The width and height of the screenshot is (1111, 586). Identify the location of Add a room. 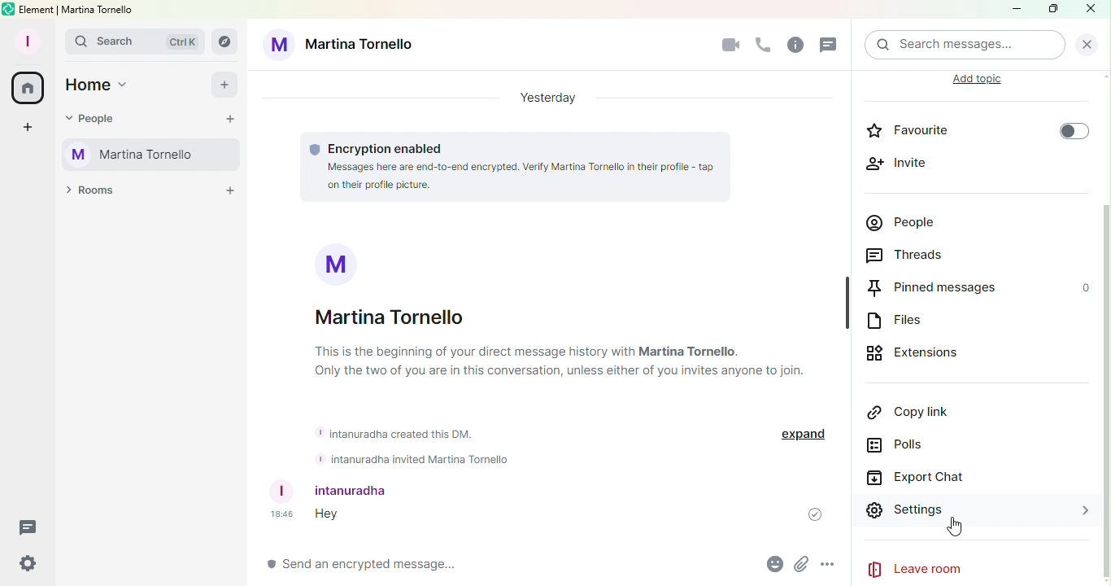
(233, 195).